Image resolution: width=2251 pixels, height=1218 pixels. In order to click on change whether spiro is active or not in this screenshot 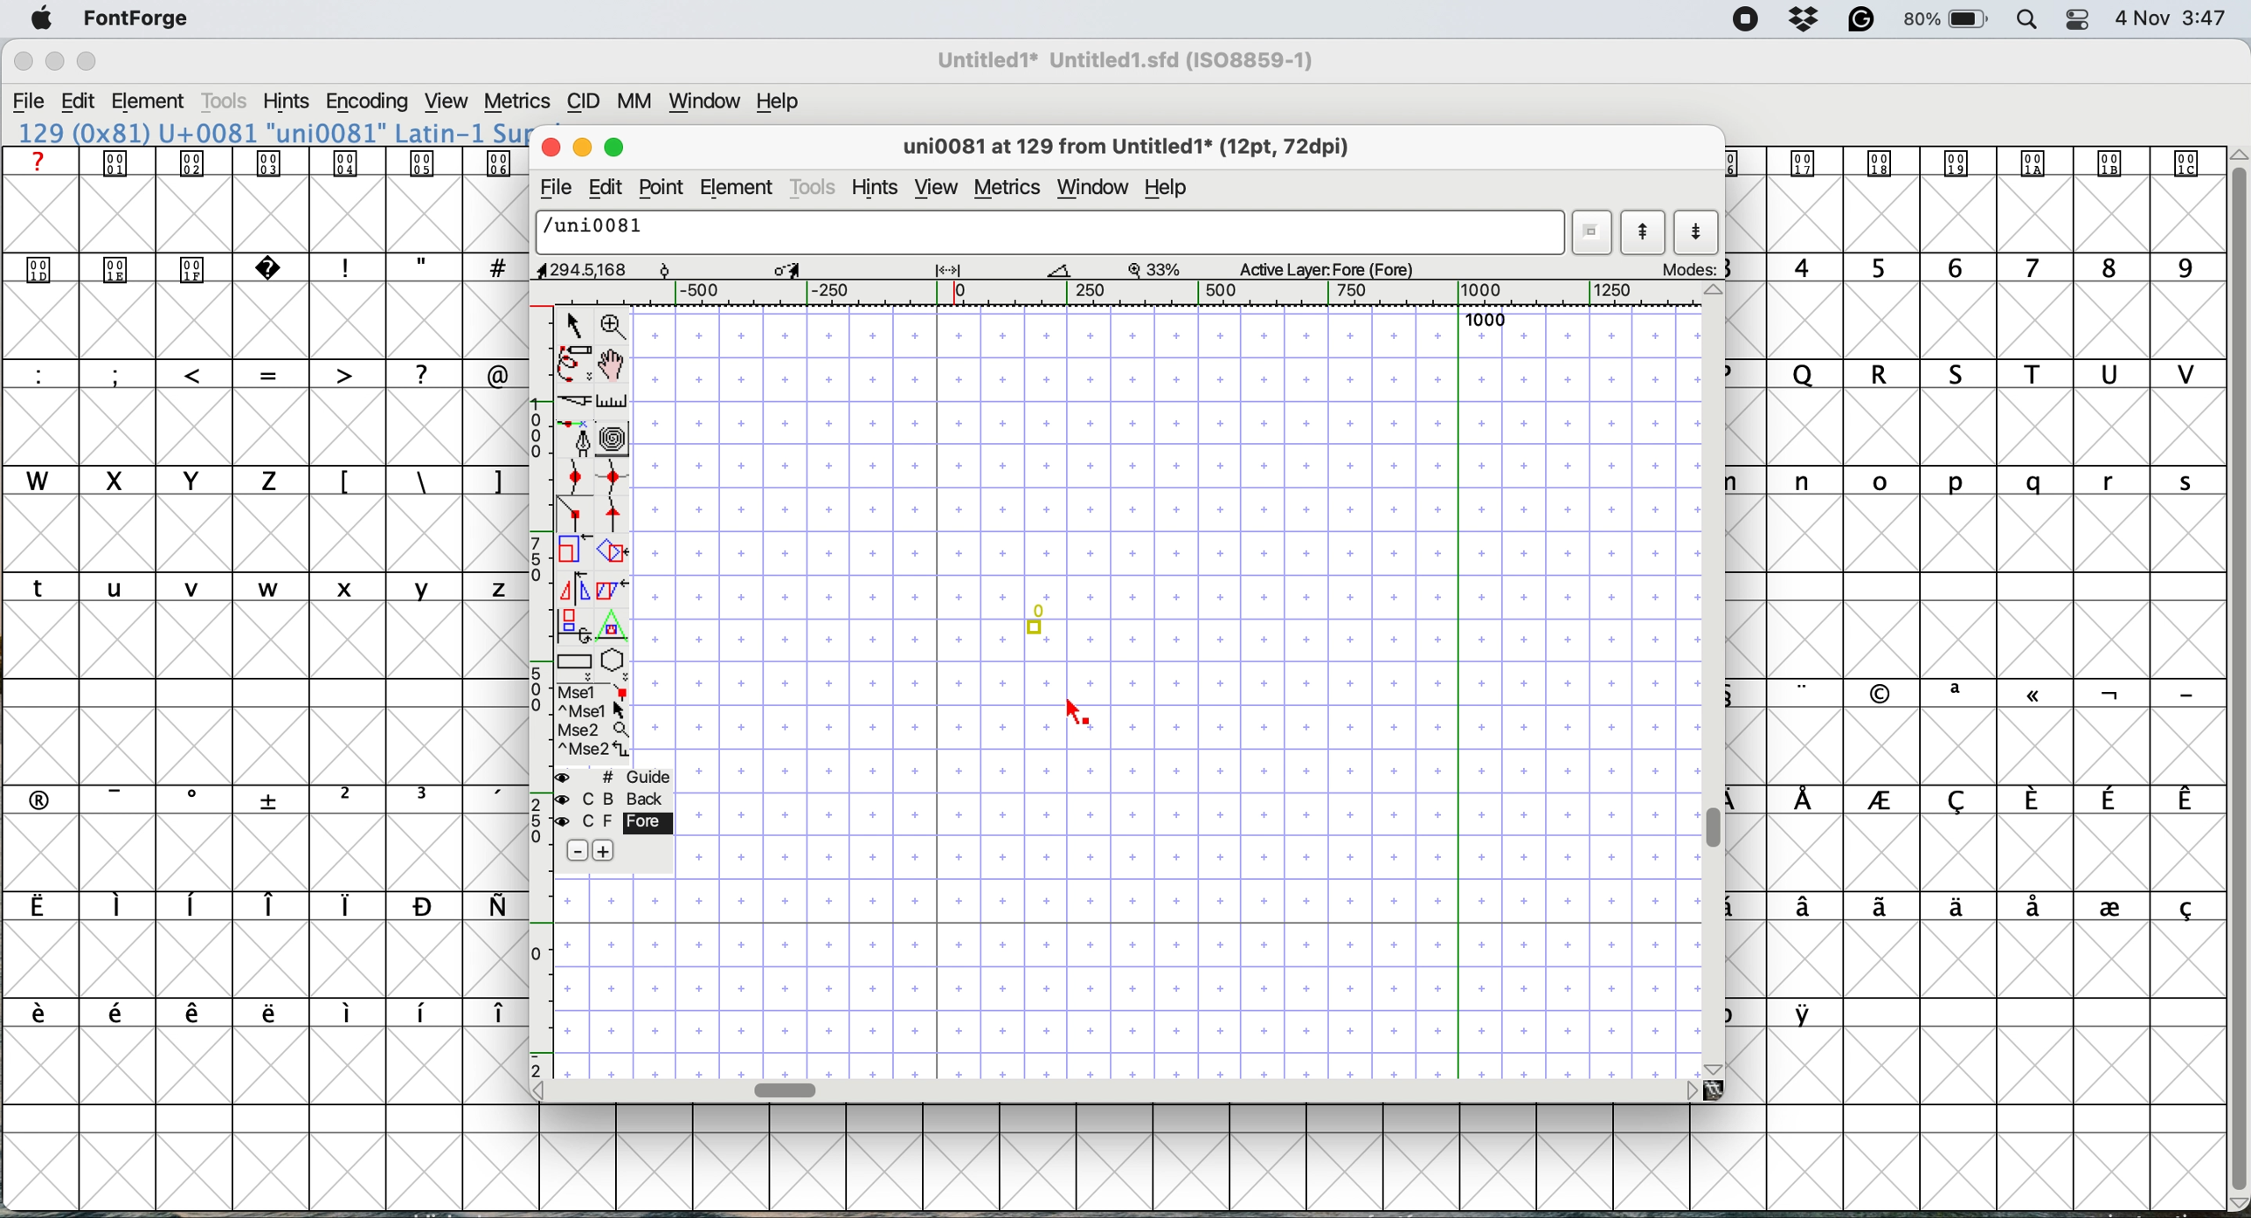, I will do `click(613, 436)`.